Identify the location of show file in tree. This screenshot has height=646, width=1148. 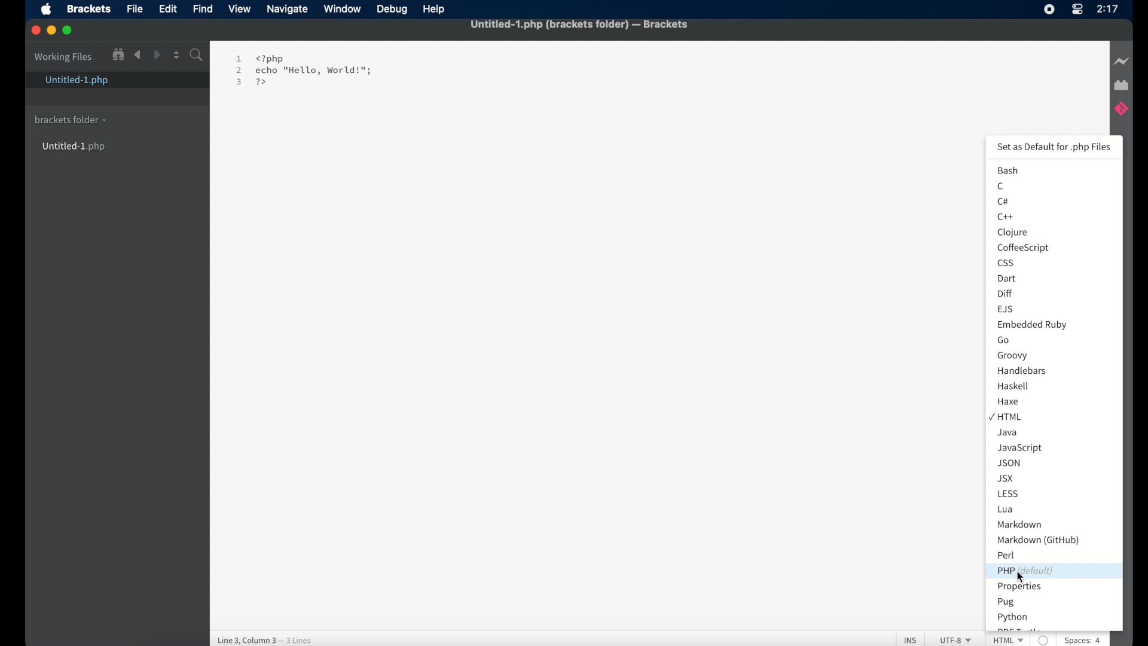
(118, 54).